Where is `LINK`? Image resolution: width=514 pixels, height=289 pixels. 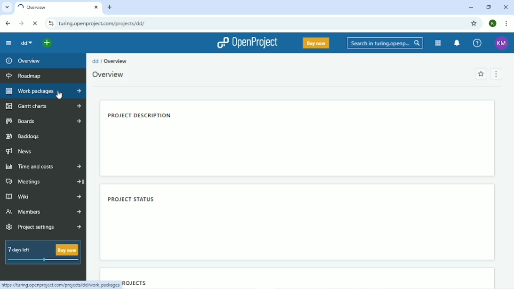
LINK is located at coordinates (60, 285).